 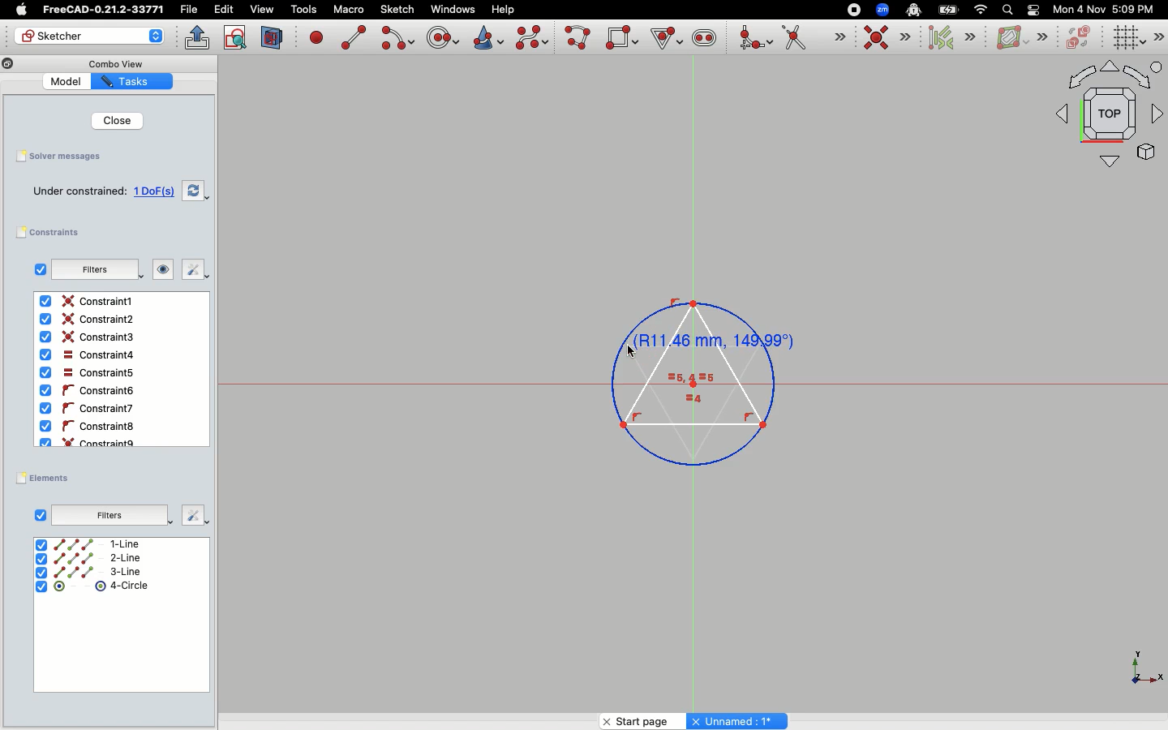 What do you see at coordinates (194, 514) in the screenshot?
I see `Fix` at bounding box center [194, 514].